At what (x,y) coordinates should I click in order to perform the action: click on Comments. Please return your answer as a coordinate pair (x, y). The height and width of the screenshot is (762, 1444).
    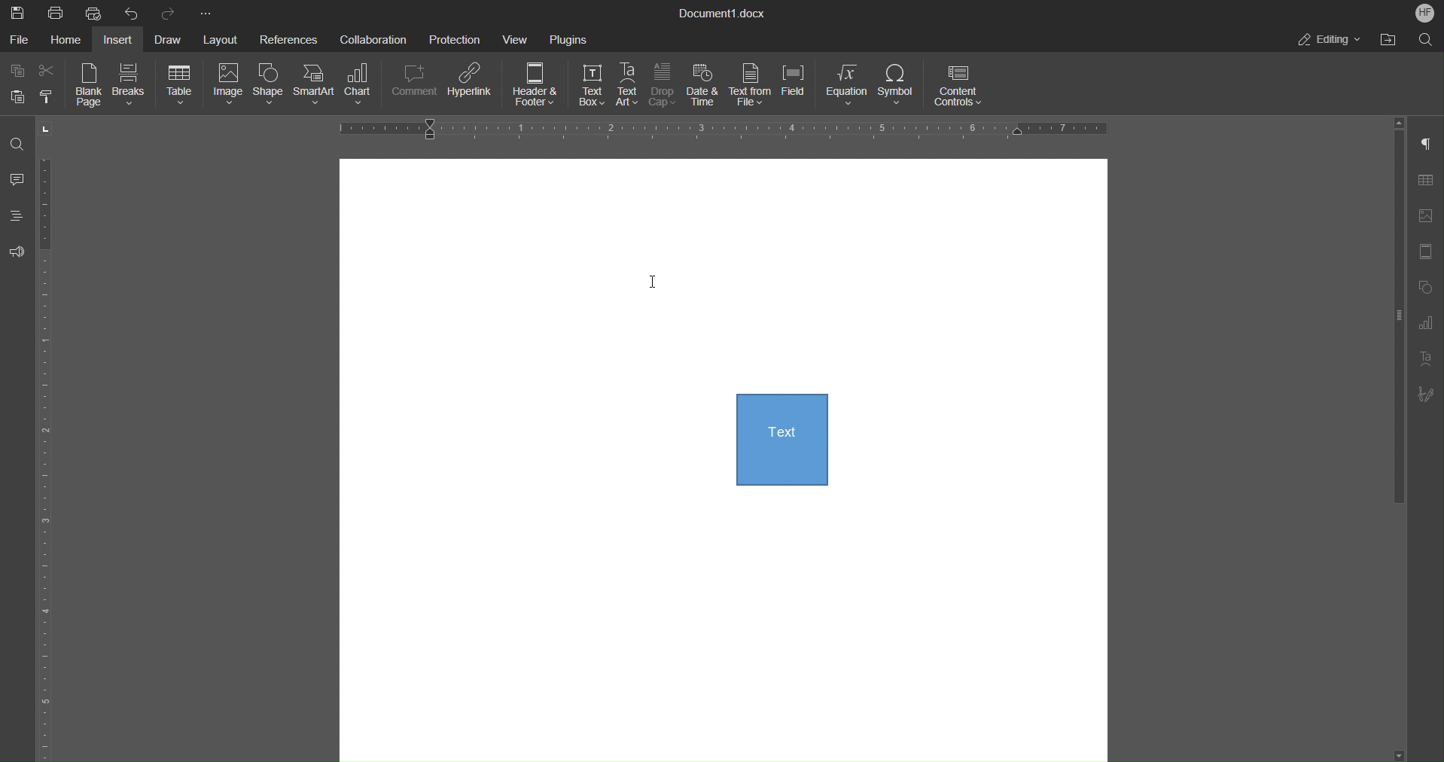
    Looking at the image, I should click on (18, 181).